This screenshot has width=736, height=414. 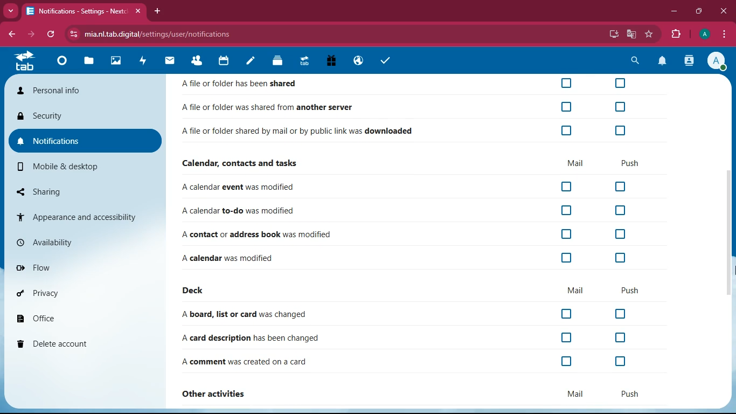 I want to click on off, so click(x=567, y=362).